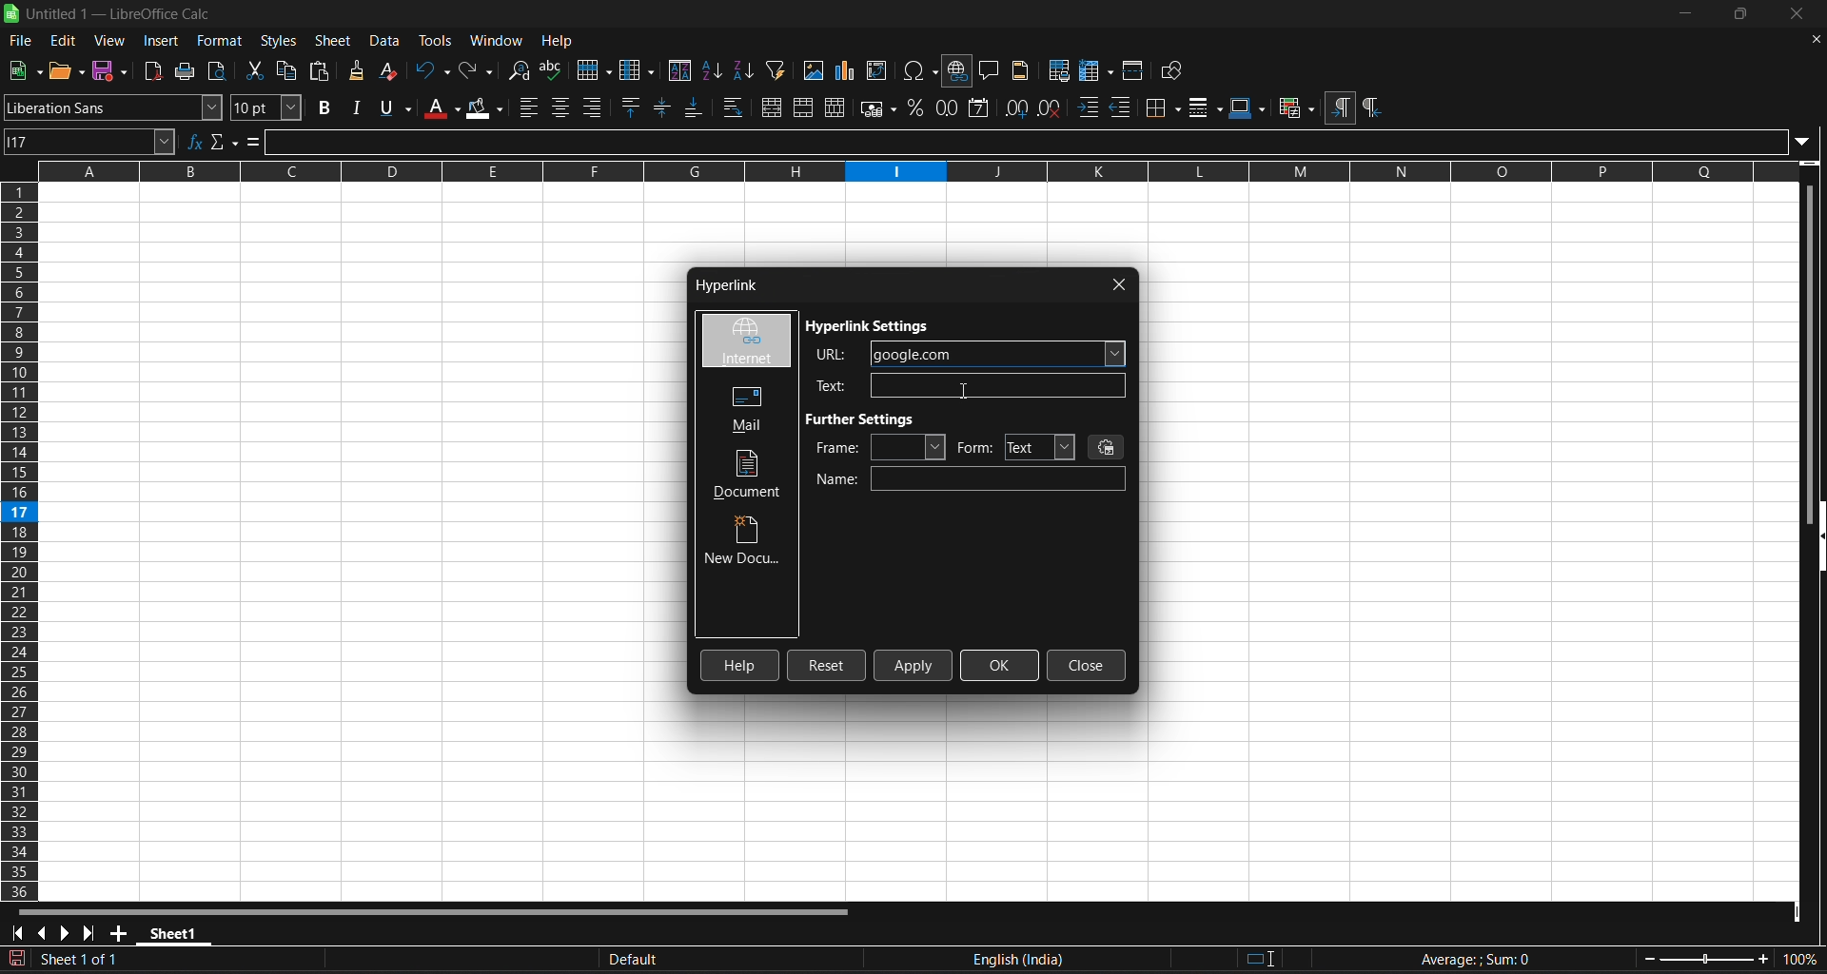 This screenshot has width=1827, height=974. What do you see at coordinates (391, 72) in the screenshot?
I see `clear direct formatting` at bounding box center [391, 72].